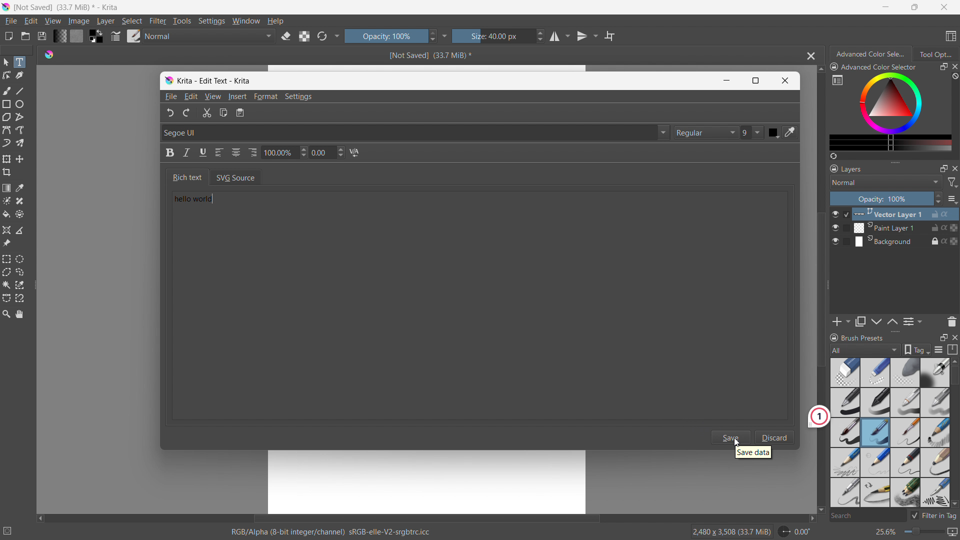 This screenshot has width=960, height=540. What do you see at coordinates (877, 322) in the screenshot?
I see `move layer up` at bounding box center [877, 322].